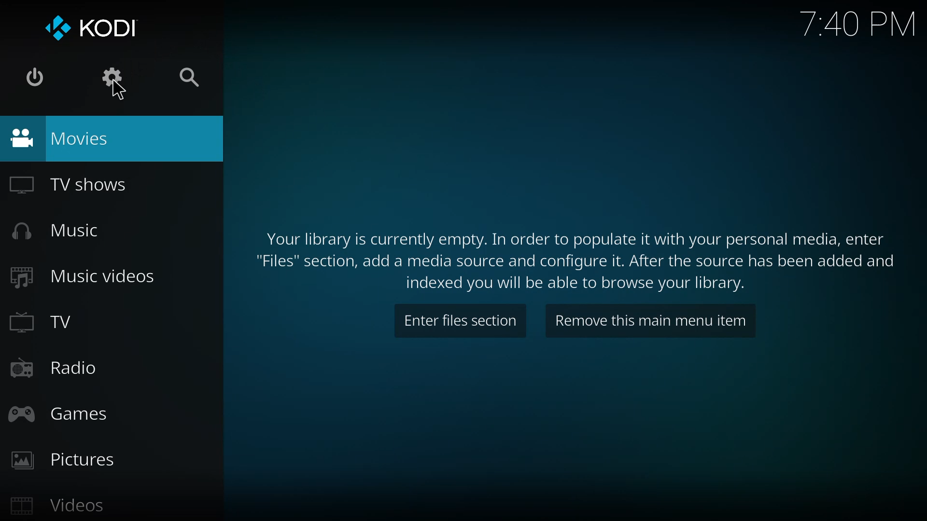 This screenshot has height=521, width=927. What do you see at coordinates (74, 184) in the screenshot?
I see `tv shows` at bounding box center [74, 184].